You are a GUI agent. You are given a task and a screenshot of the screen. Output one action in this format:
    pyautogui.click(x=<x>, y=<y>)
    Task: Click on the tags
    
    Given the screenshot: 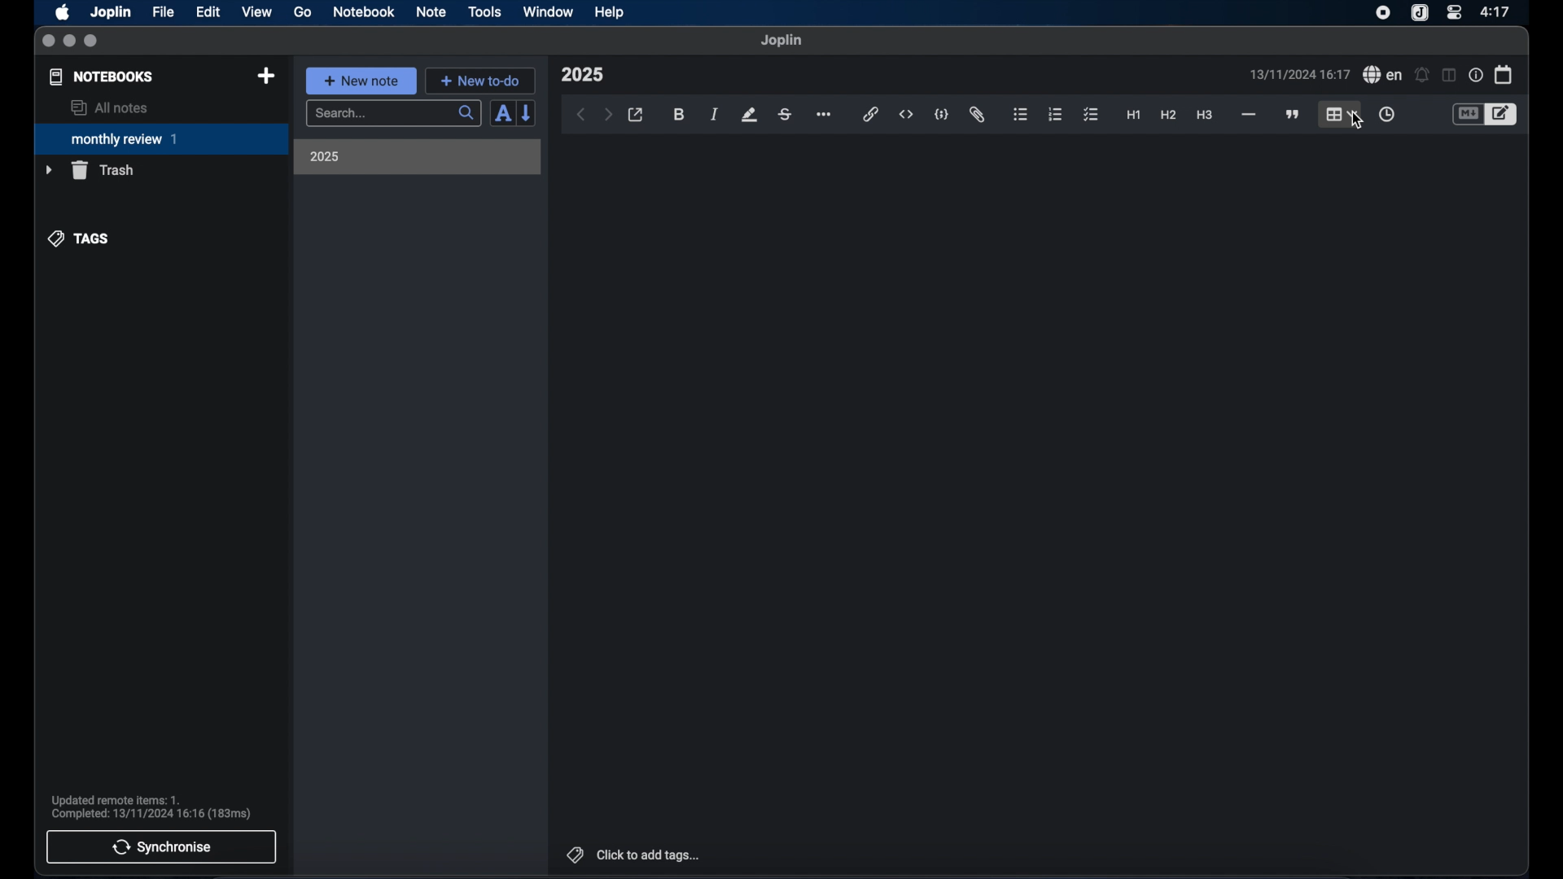 What is the action you would take?
    pyautogui.click(x=80, y=238)
    